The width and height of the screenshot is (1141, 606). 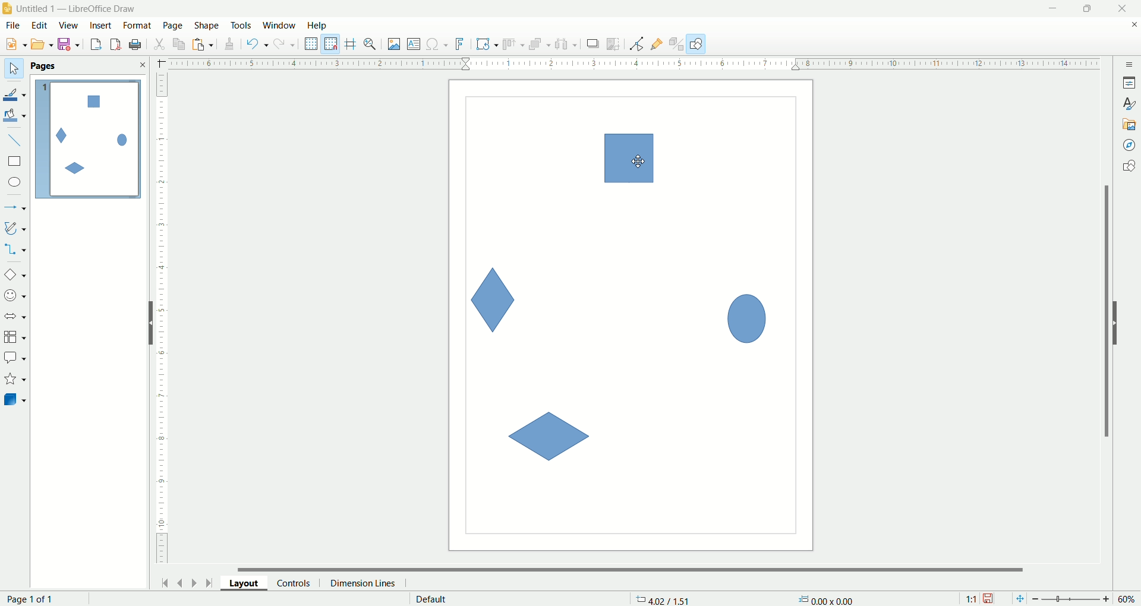 I want to click on text box, so click(x=415, y=45).